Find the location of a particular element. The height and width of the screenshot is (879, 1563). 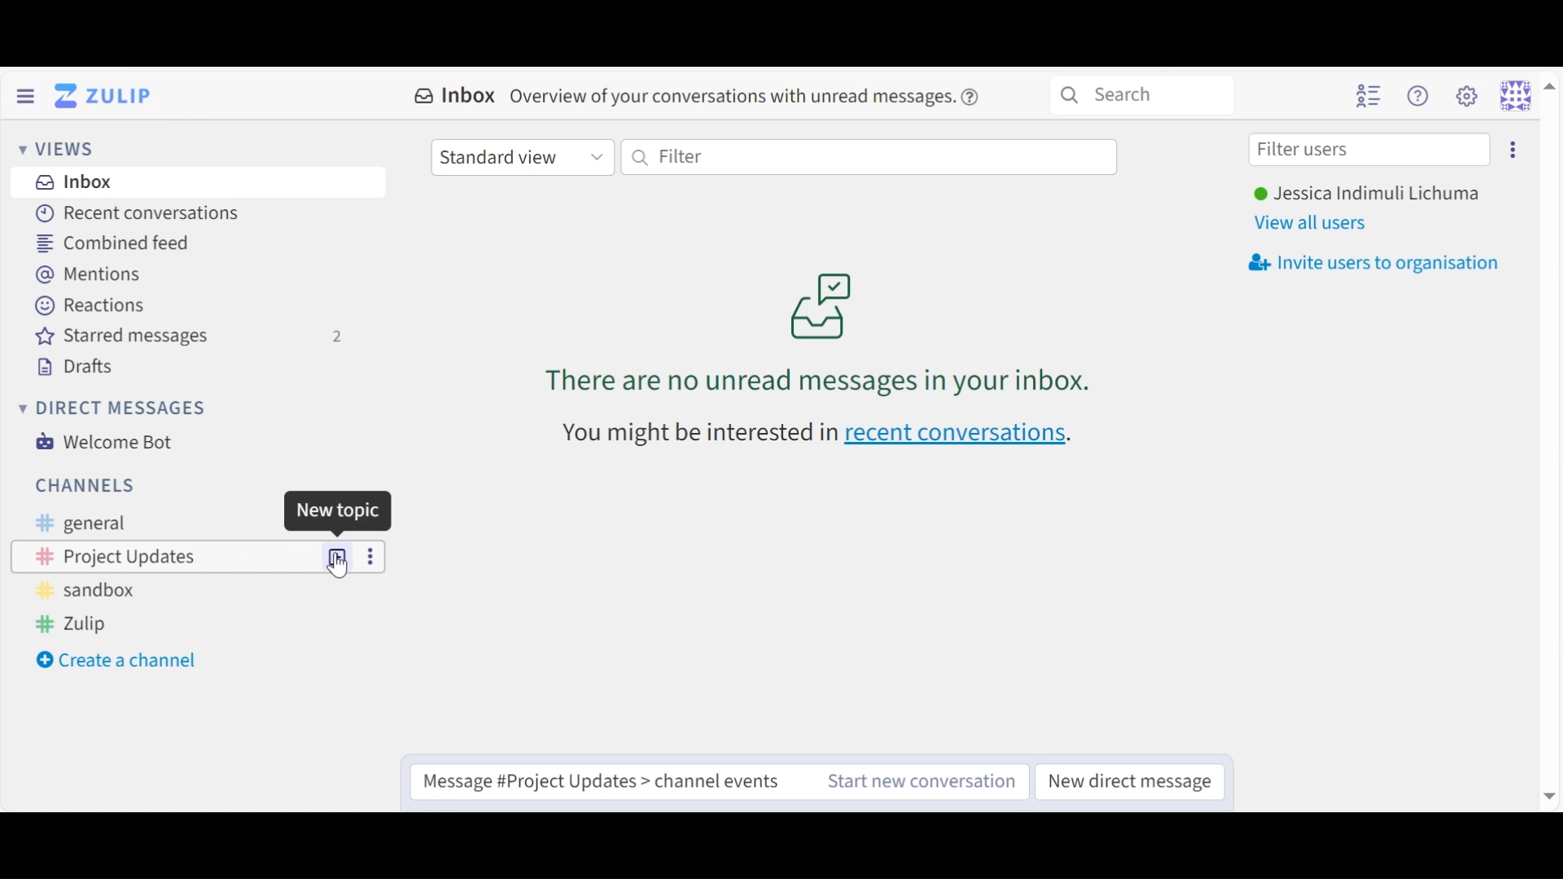

Sandbox Channel is located at coordinates (92, 593).